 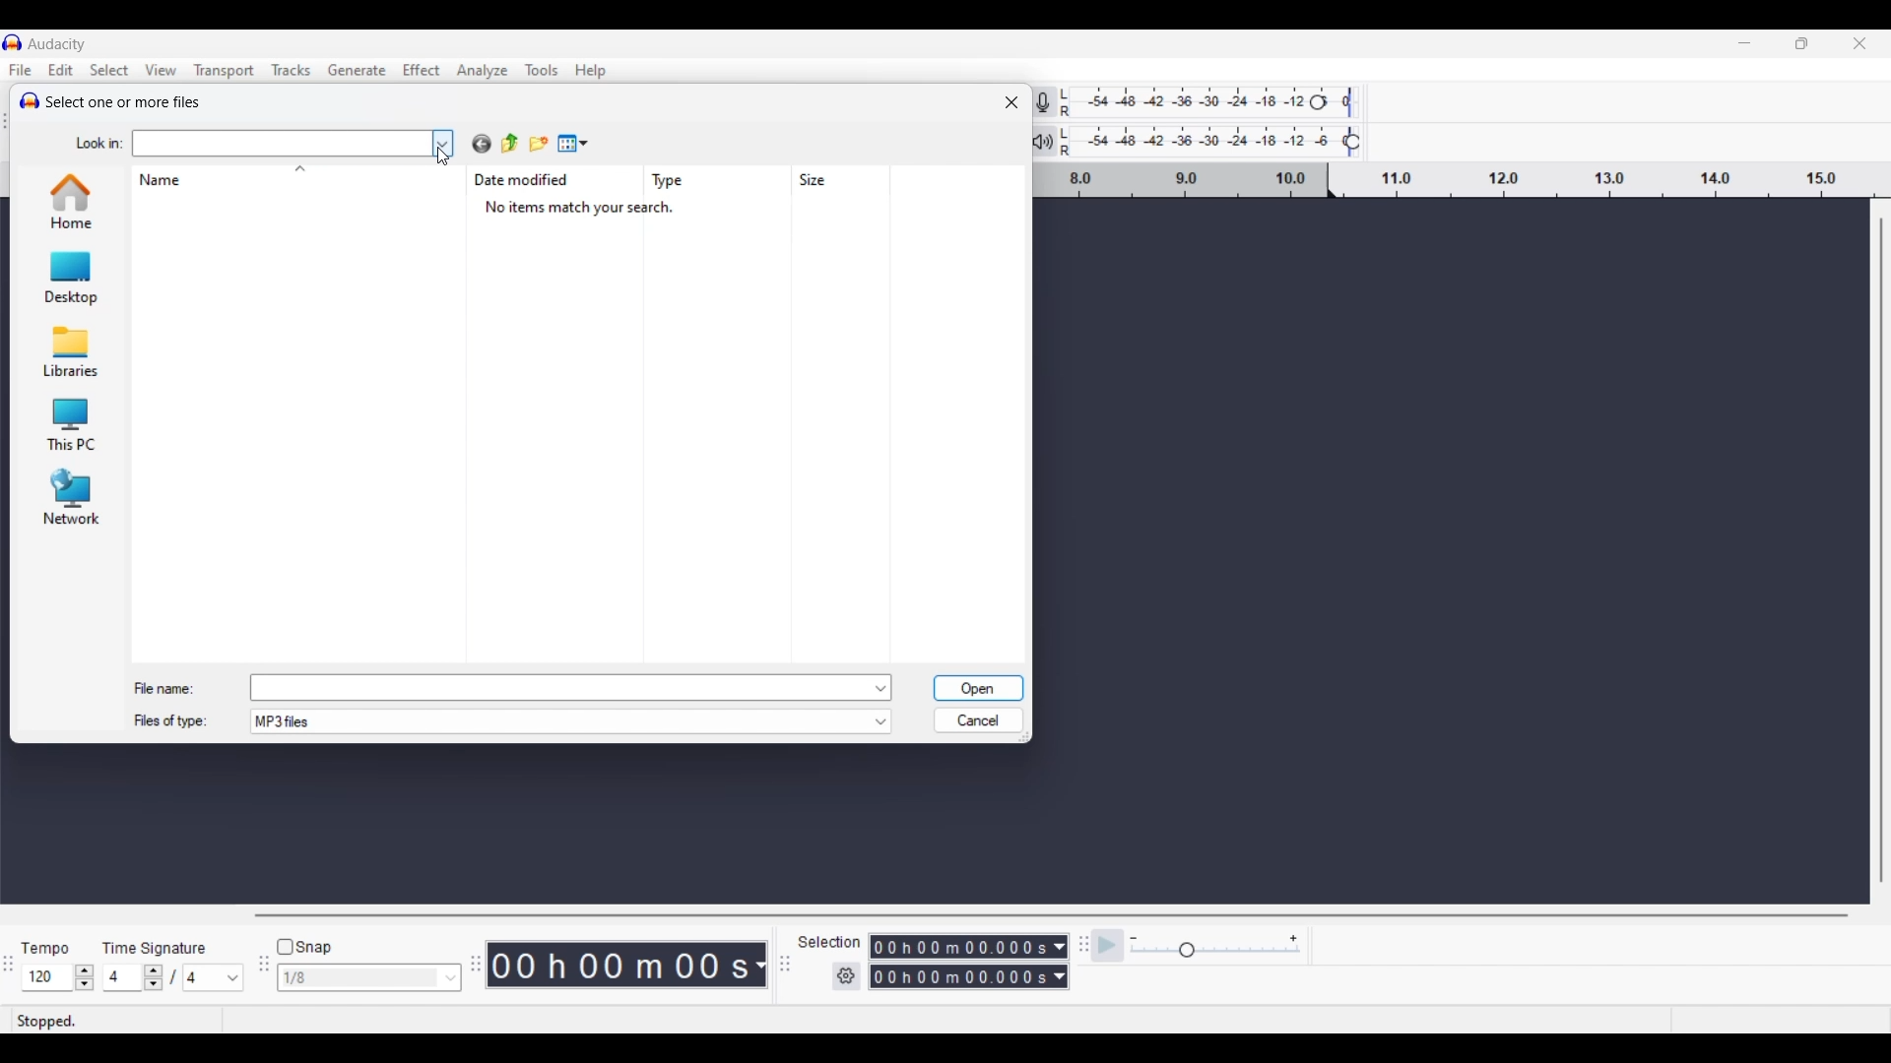 What do you see at coordinates (539, 143) in the screenshot?
I see `Create new folder` at bounding box center [539, 143].